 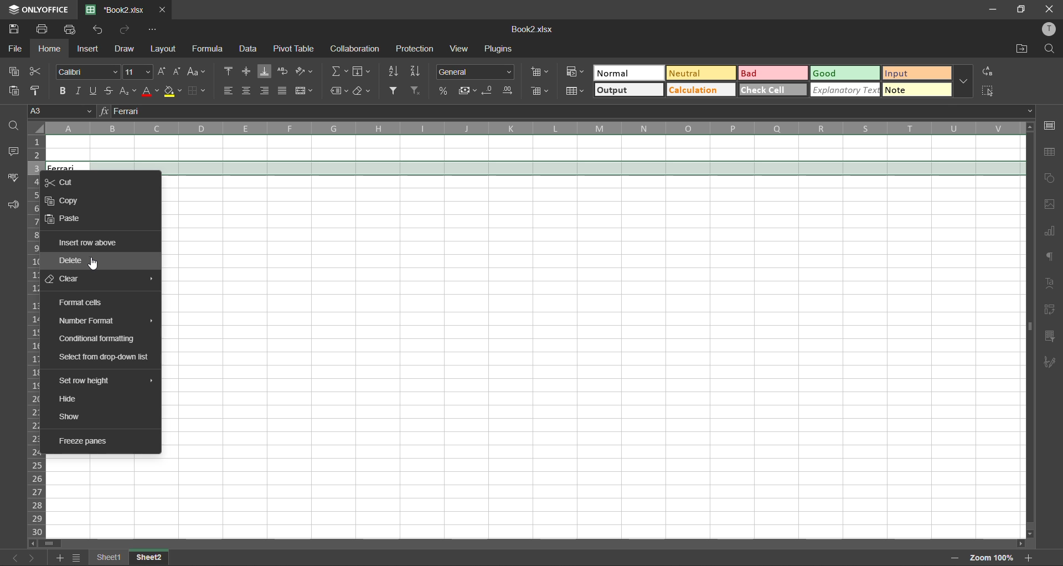 I want to click on copy, so click(x=12, y=71).